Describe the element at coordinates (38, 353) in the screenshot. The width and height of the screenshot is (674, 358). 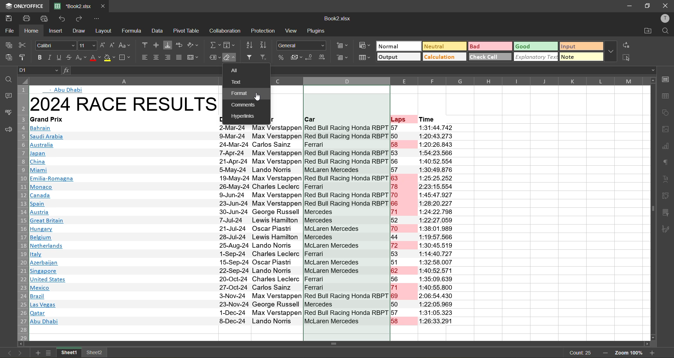
I see `add sheet` at that location.